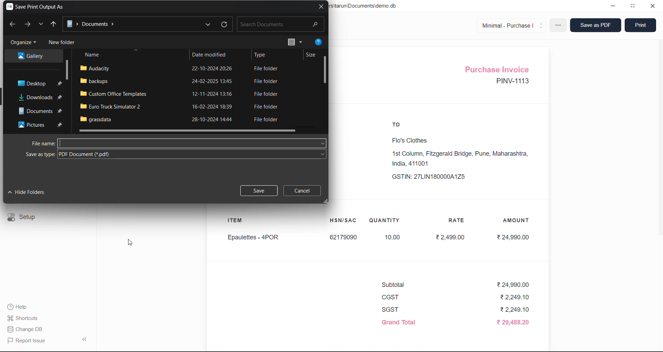 The height and width of the screenshot is (352, 663). Describe the element at coordinates (327, 70) in the screenshot. I see `vertical scroll bar` at that location.